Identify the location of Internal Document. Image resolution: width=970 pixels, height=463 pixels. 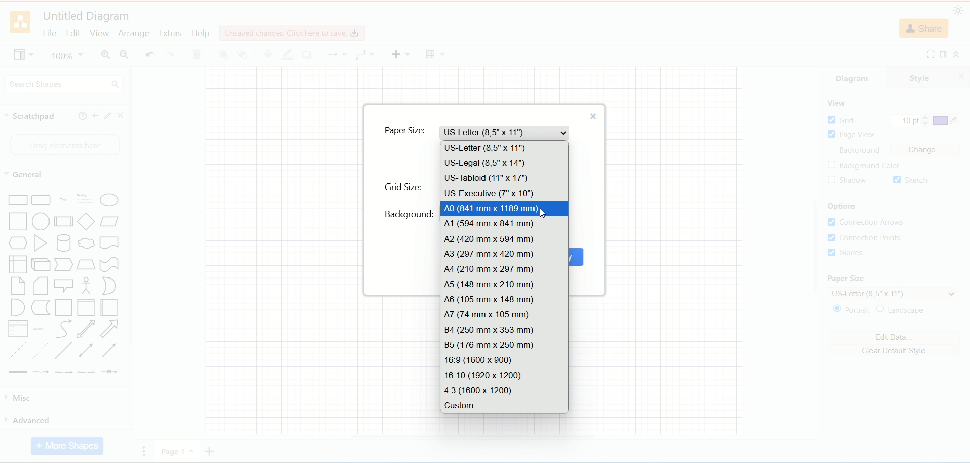
(18, 264).